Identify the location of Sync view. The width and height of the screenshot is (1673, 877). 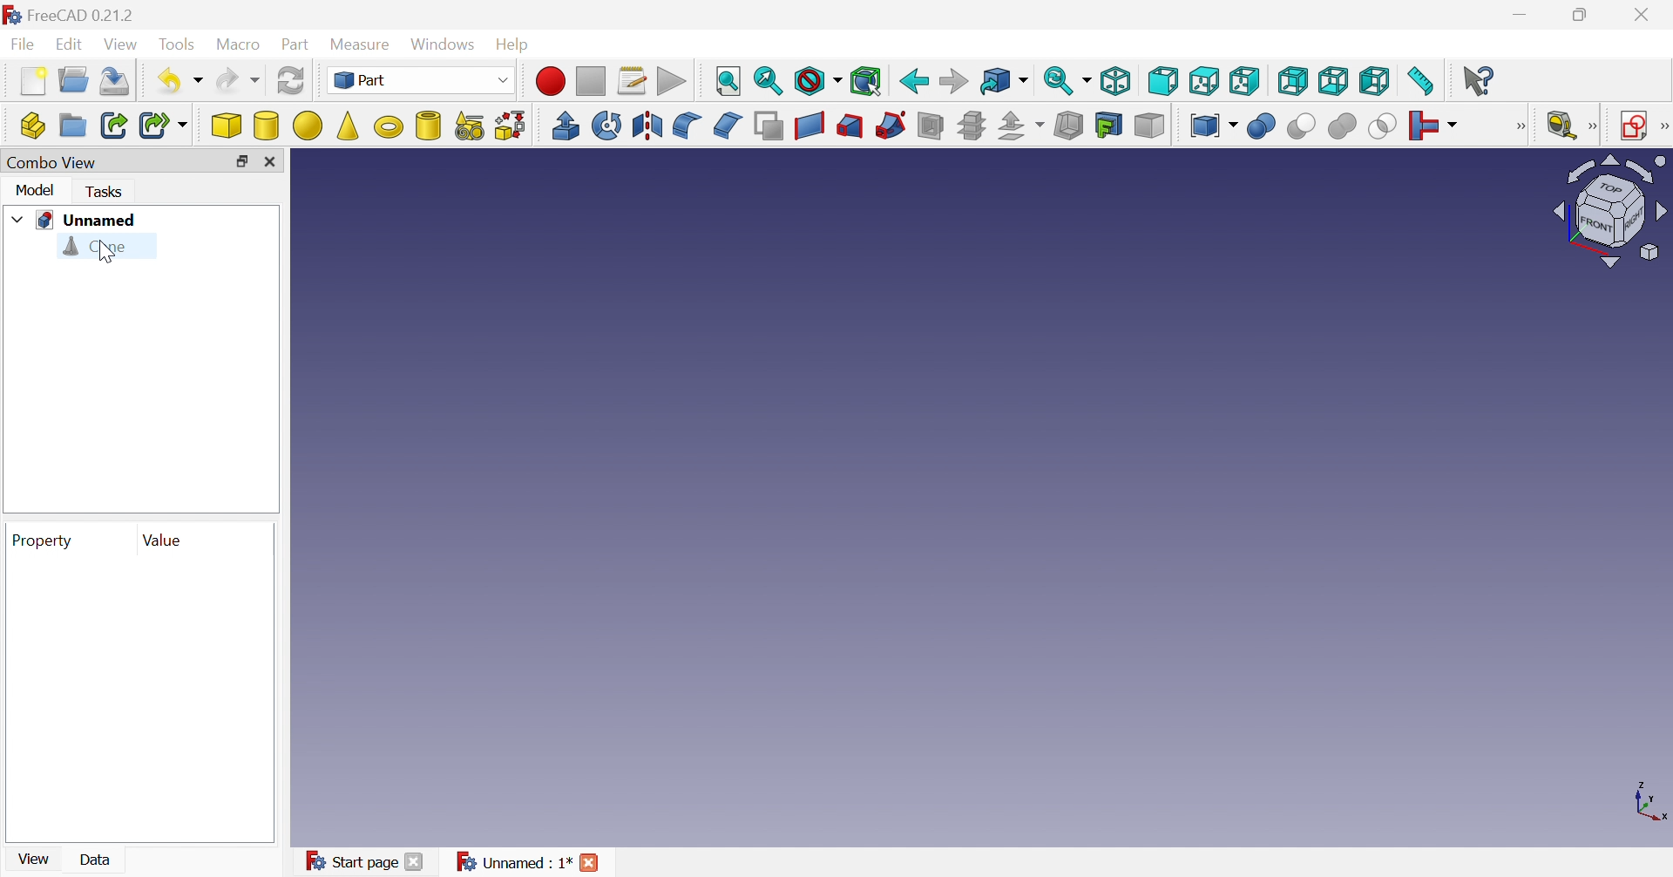
(1065, 82).